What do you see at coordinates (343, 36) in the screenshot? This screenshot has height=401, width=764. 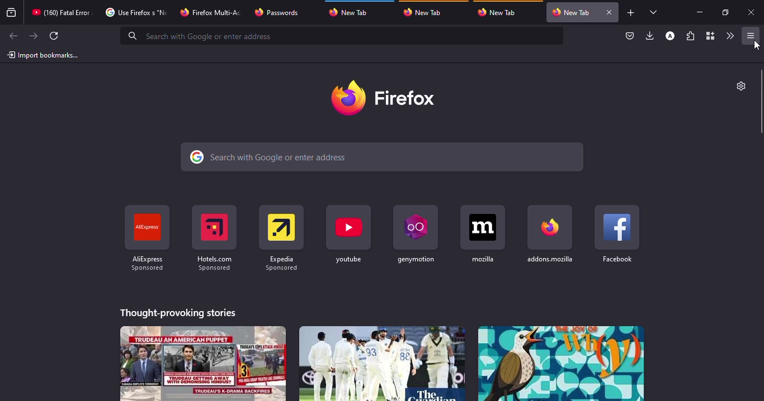 I see `search` at bounding box center [343, 36].